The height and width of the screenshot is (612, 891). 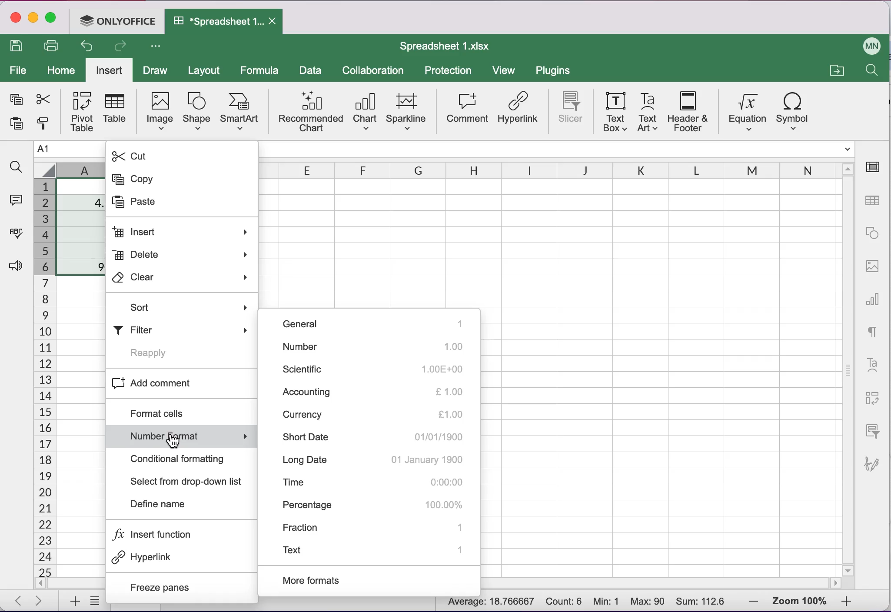 What do you see at coordinates (801, 600) in the screenshot?
I see `zoom percentage` at bounding box center [801, 600].